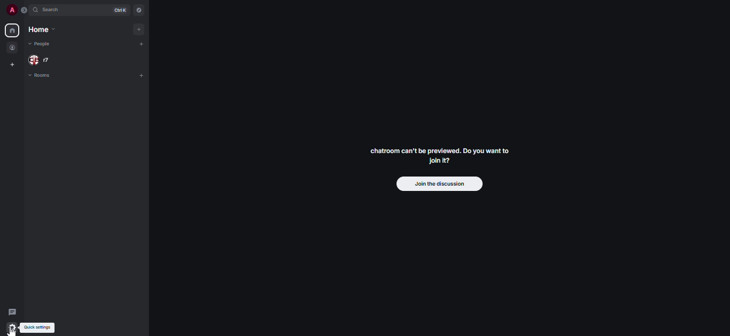 The image size is (730, 336). What do you see at coordinates (25, 10) in the screenshot?
I see `expand` at bounding box center [25, 10].